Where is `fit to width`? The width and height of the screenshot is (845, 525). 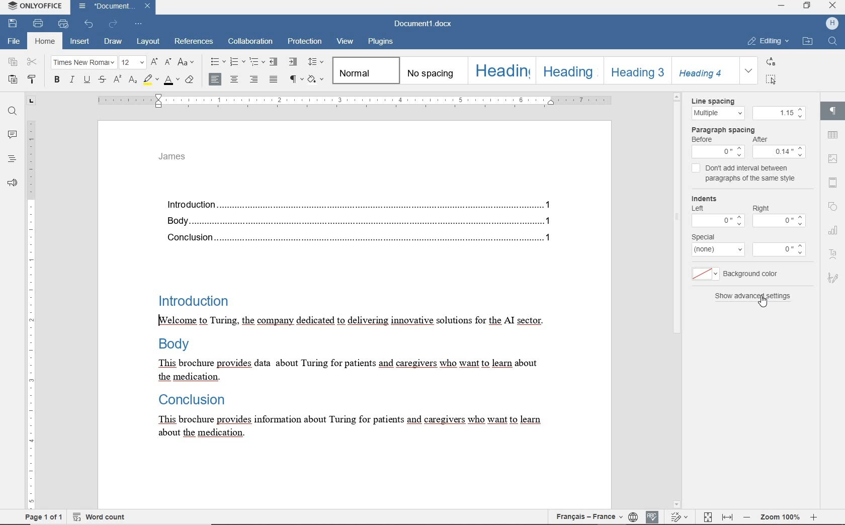 fit to width is located at coordinates (726, 517).